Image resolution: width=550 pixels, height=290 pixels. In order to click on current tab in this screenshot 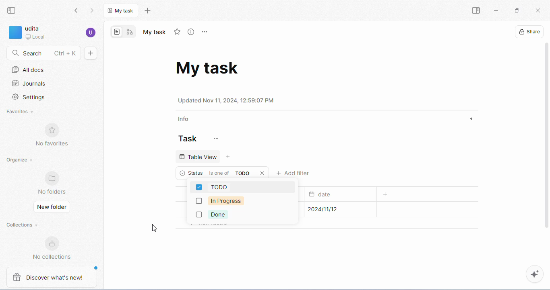, I will do `click(122, 10)`.